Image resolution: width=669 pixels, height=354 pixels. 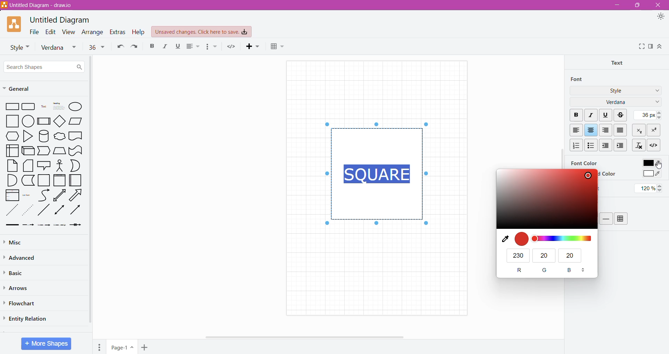 I want to click on Speech Bubble, so click(x=45, y=164).